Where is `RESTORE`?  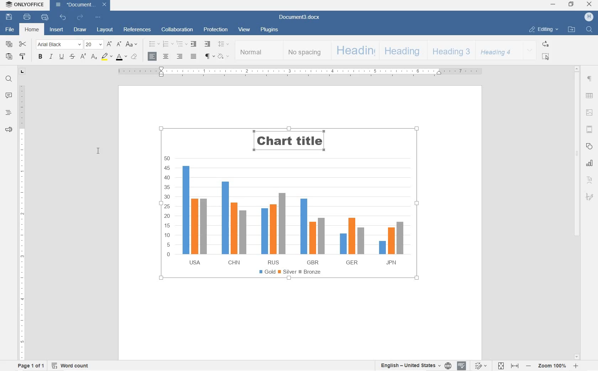 RESTORE is located at coordinates (572, 5).